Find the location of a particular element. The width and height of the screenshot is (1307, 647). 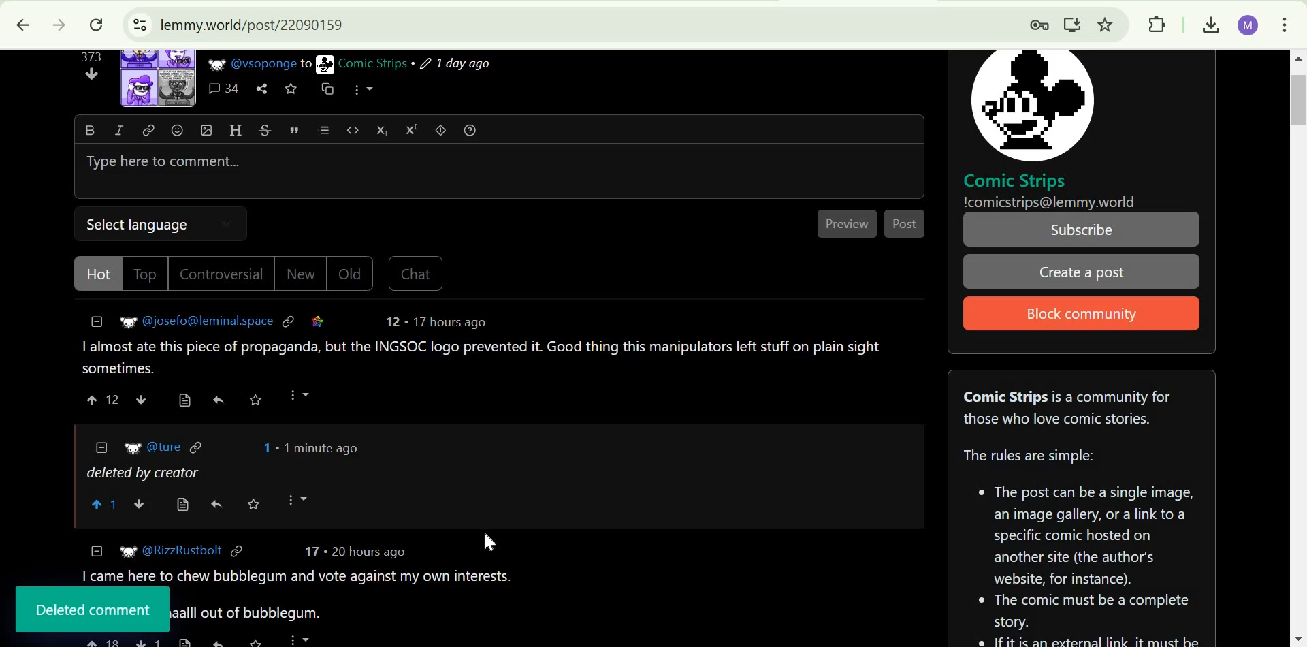

more options is located at coordinates (363, 89).